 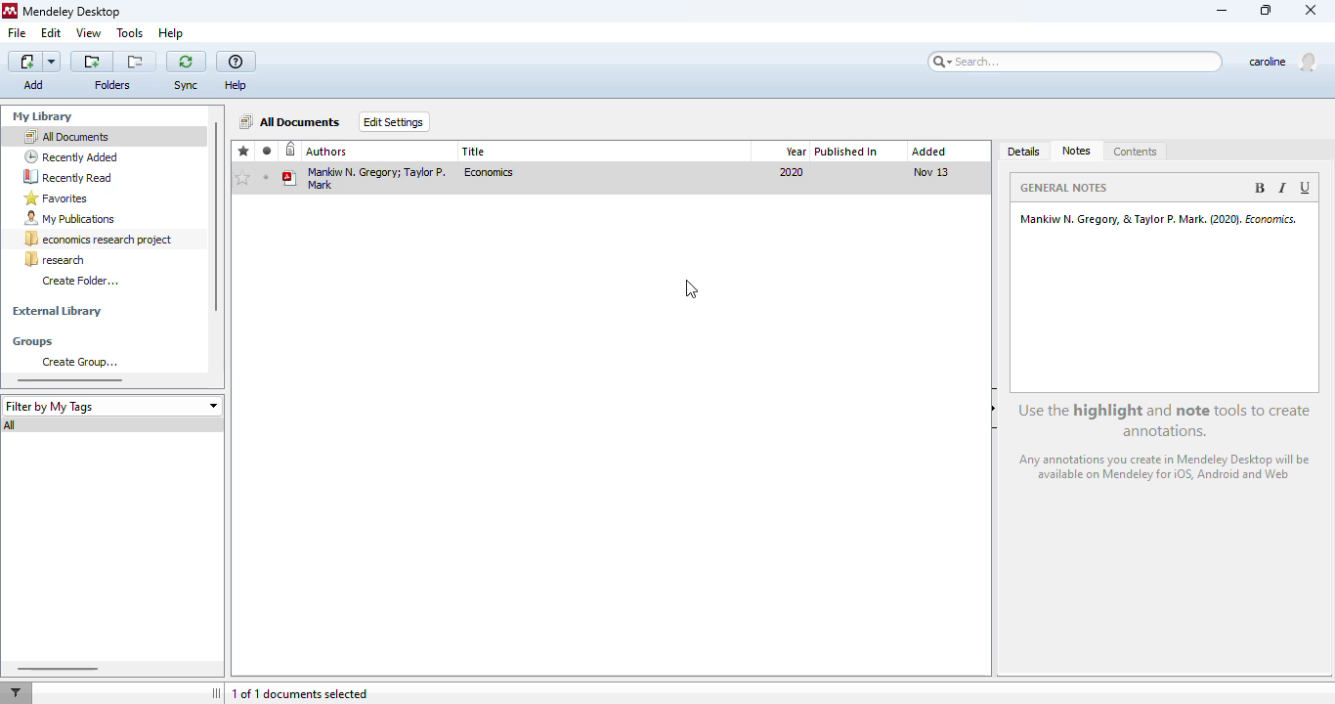 I want to click on minimize, so click(x=1223, y=12).